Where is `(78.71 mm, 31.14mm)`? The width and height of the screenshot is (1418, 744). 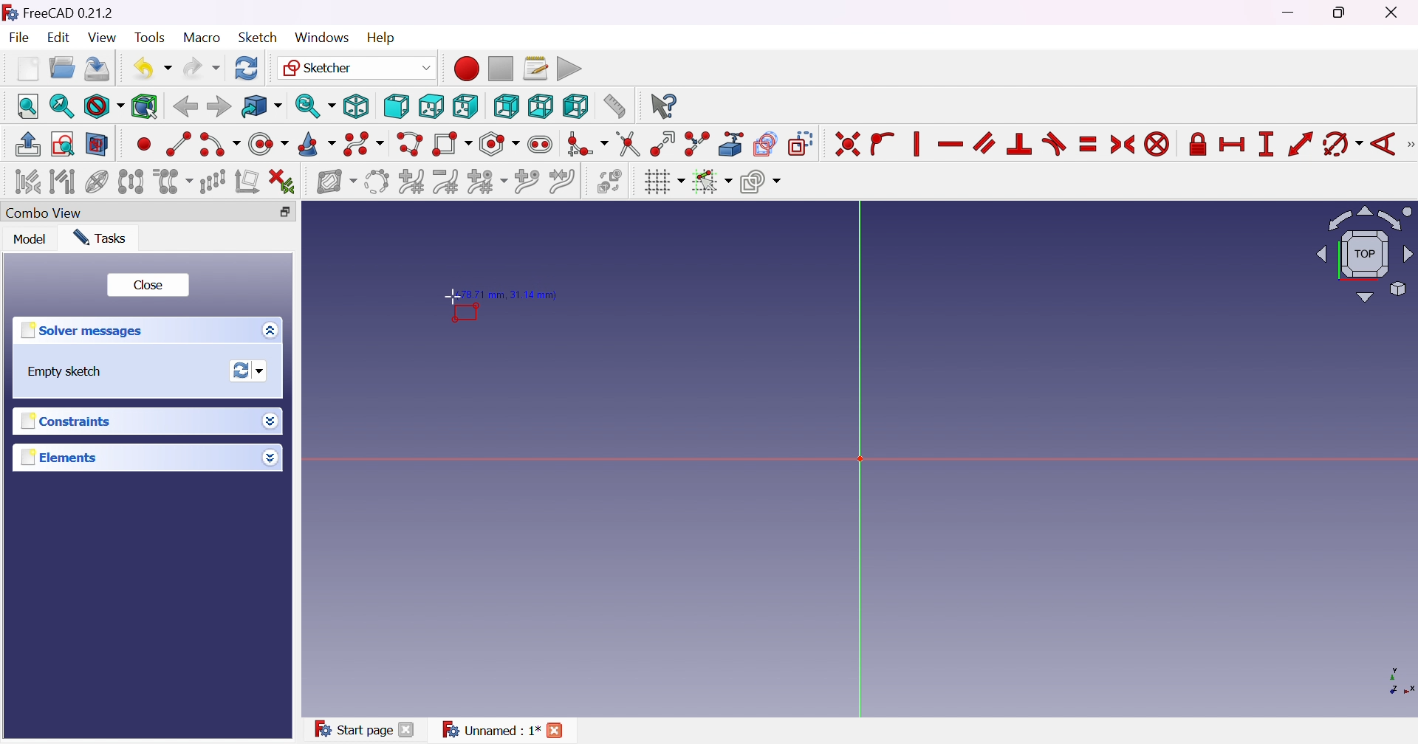 (78.71 mm, 31.14mm) is located at coordinates (508, 295).